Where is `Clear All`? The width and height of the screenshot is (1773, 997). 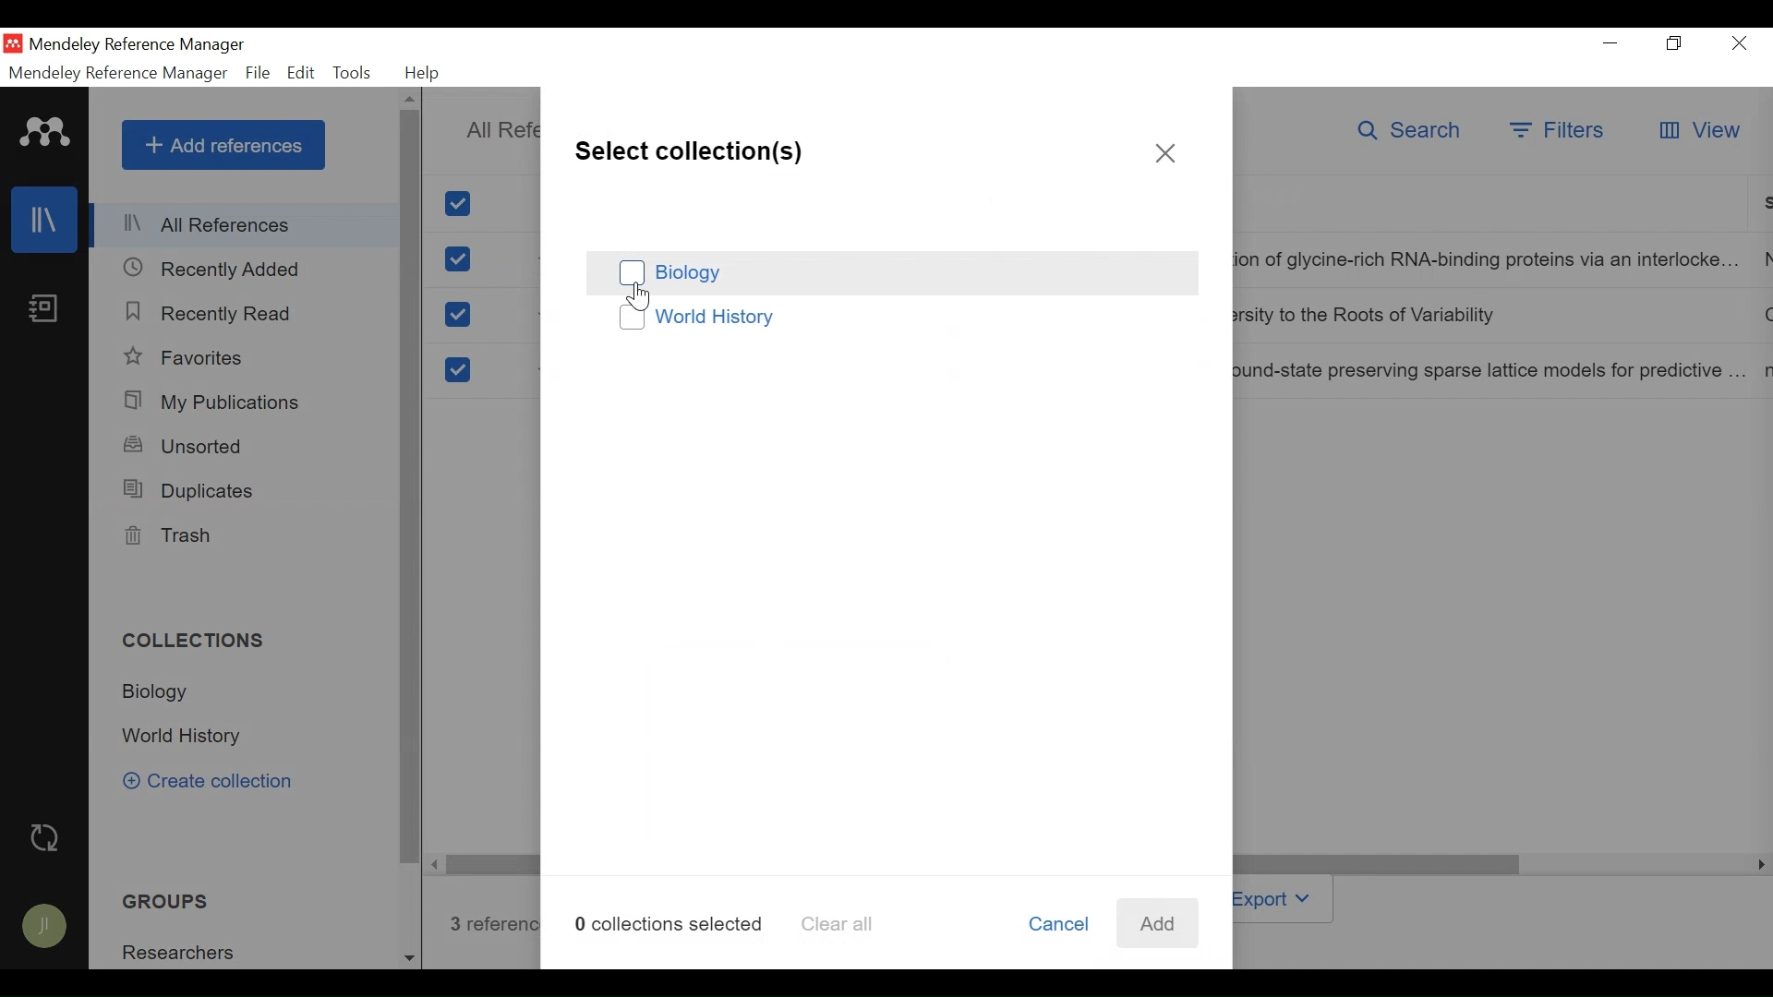
Clear All is located at coordinates (834, 925).